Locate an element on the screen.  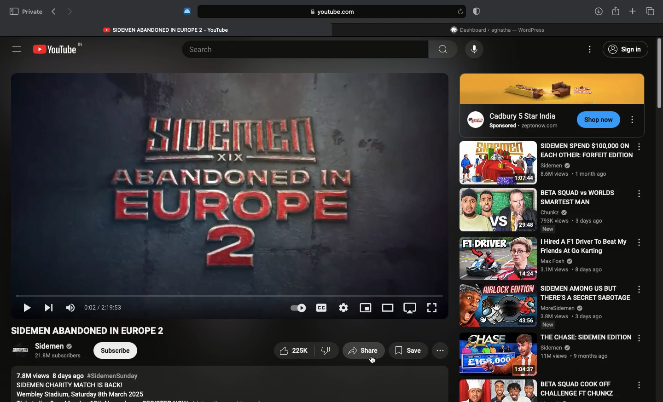
Next video is located at coordinates (50, 308).